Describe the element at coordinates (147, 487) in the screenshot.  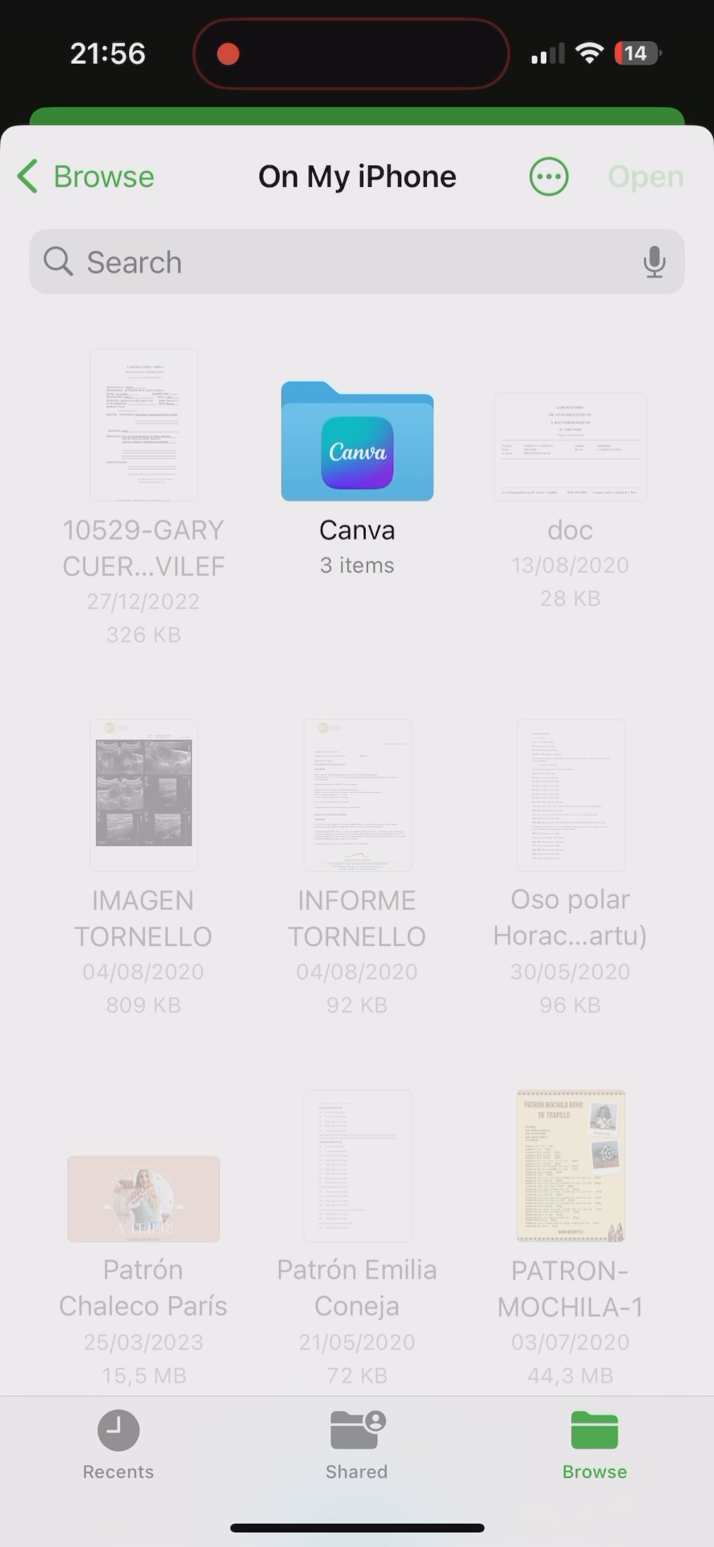
I see `105629-GARY
CUER...VILEF` at that location.